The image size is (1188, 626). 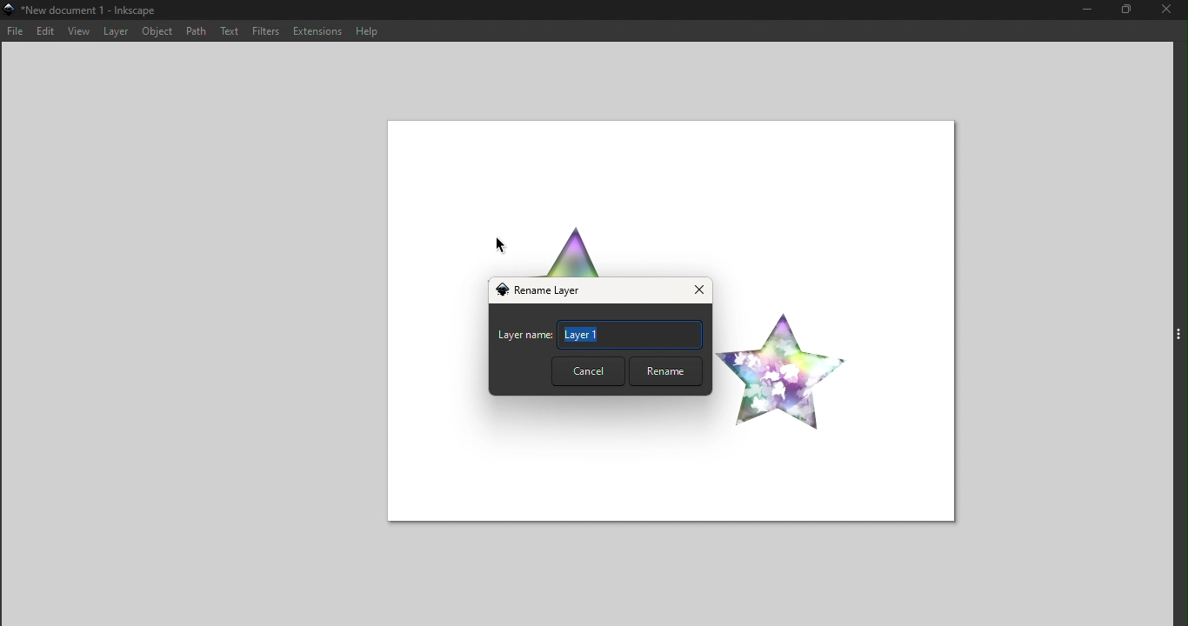 I want to click on Close, so click(x=697, y=291).